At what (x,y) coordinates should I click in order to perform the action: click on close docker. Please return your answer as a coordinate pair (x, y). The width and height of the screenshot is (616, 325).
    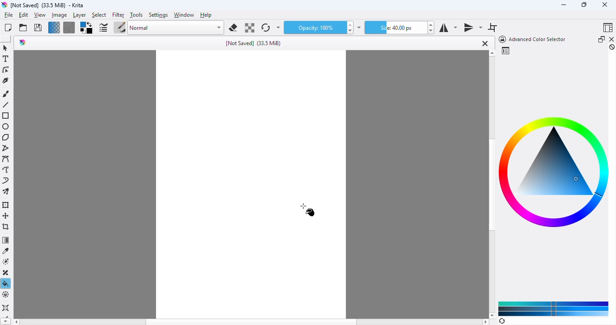
    Looking at the image, I should click on (612, 39).